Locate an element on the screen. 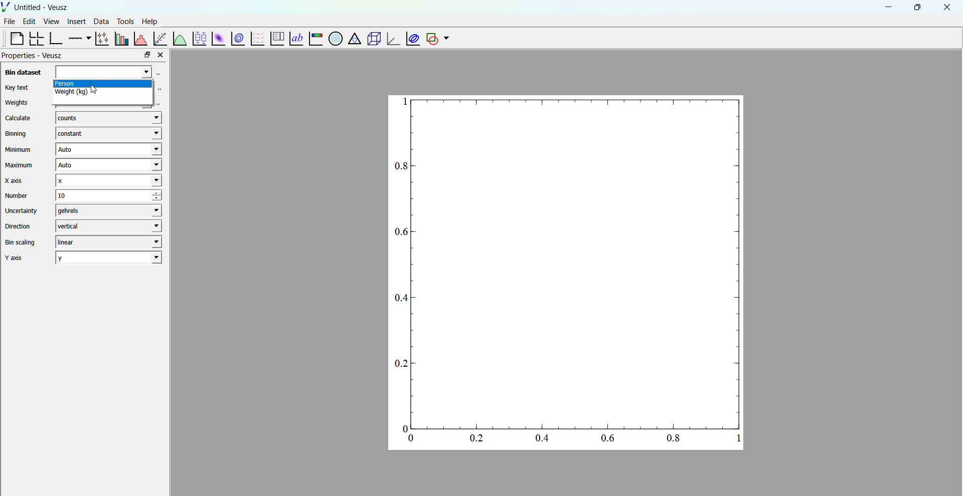 The image size is (963, 496). polar graph is located at coordinates (334, 38).